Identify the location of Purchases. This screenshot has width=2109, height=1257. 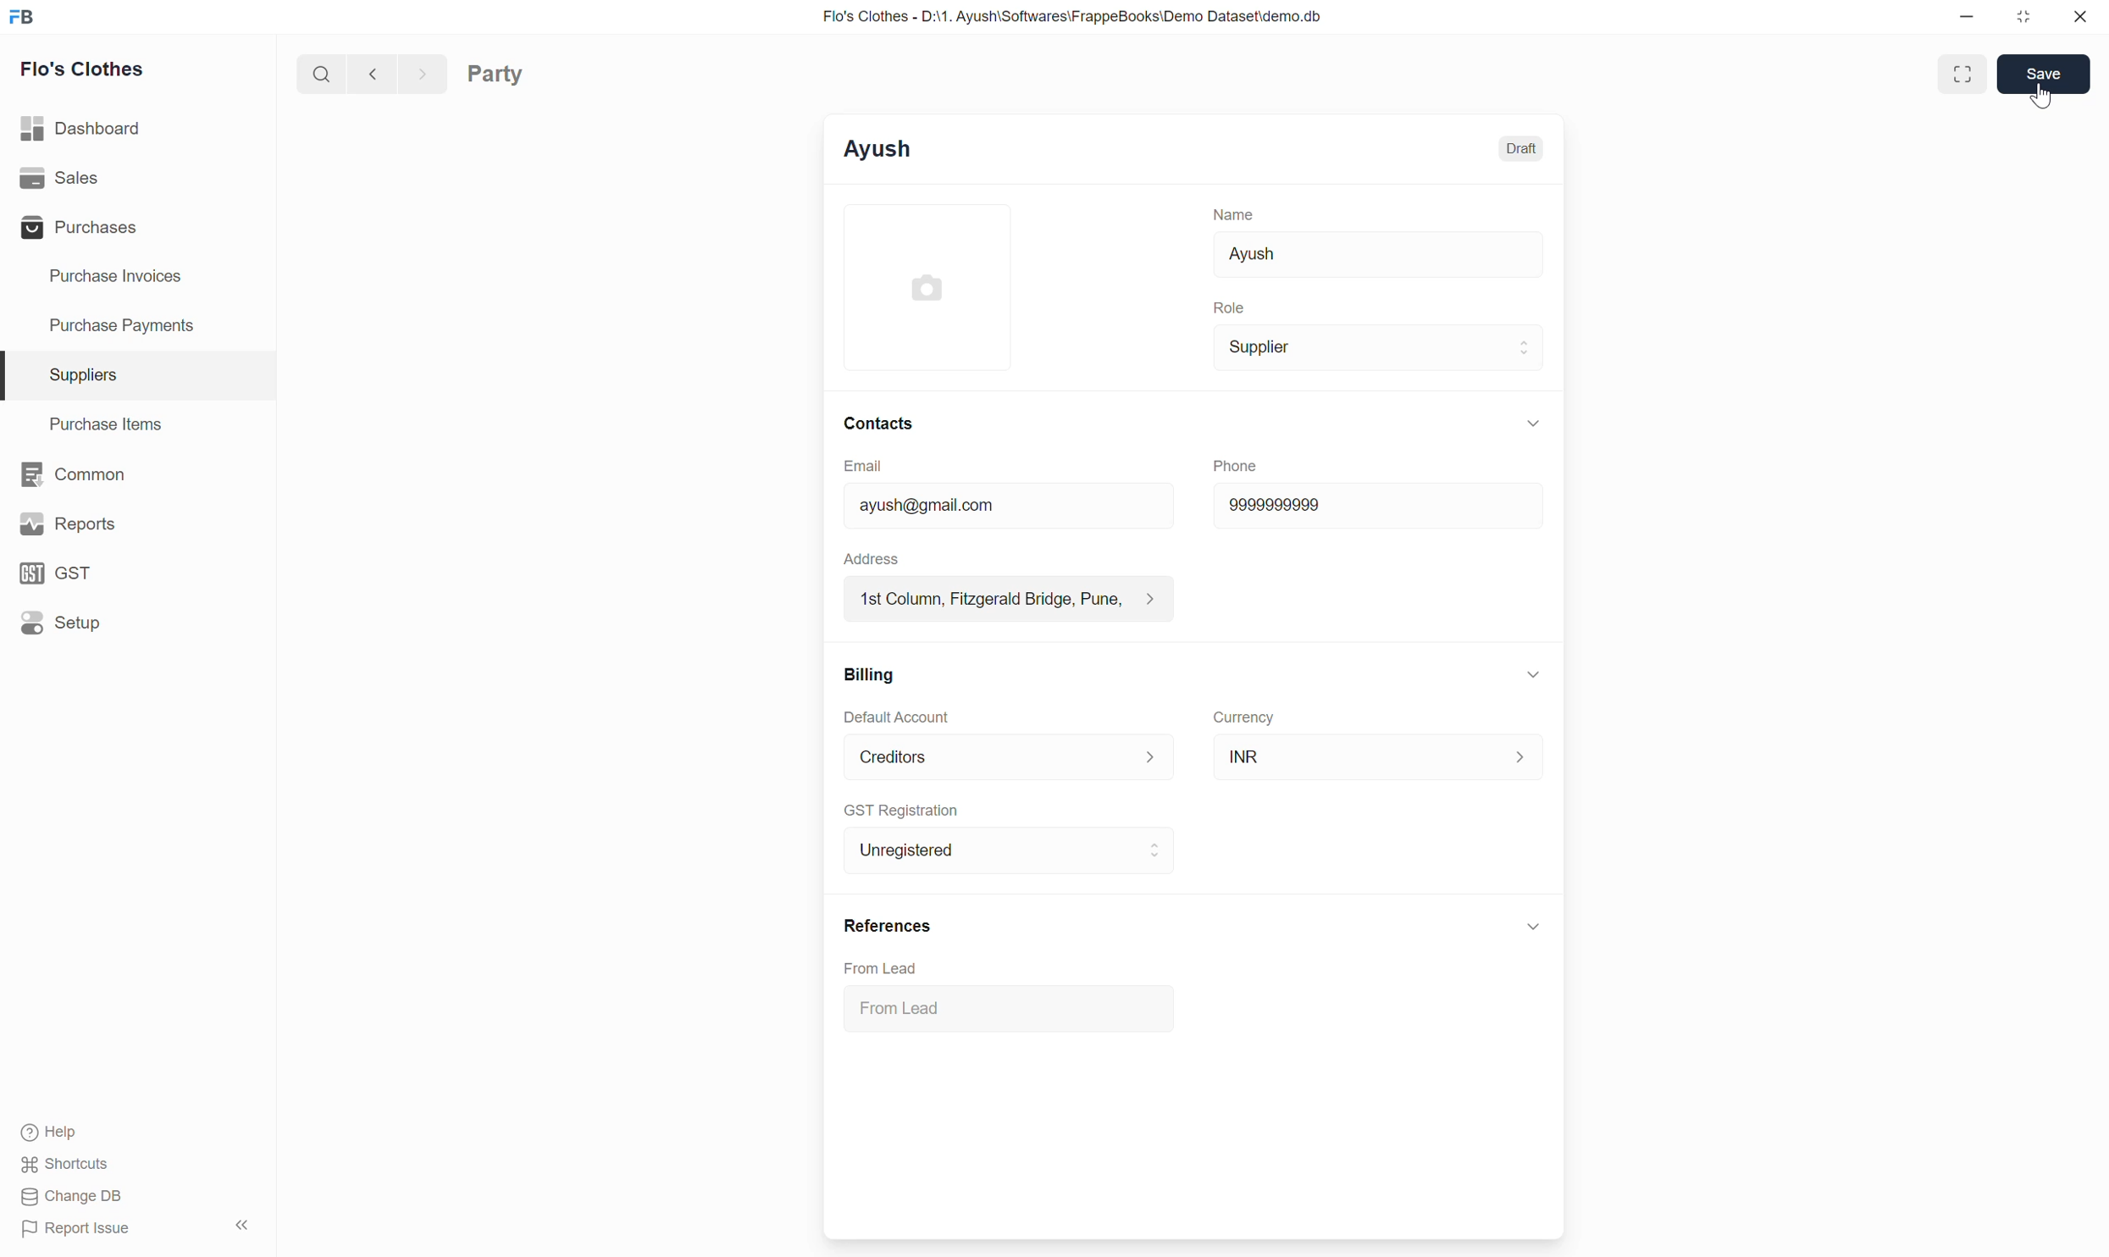
(136, 227).